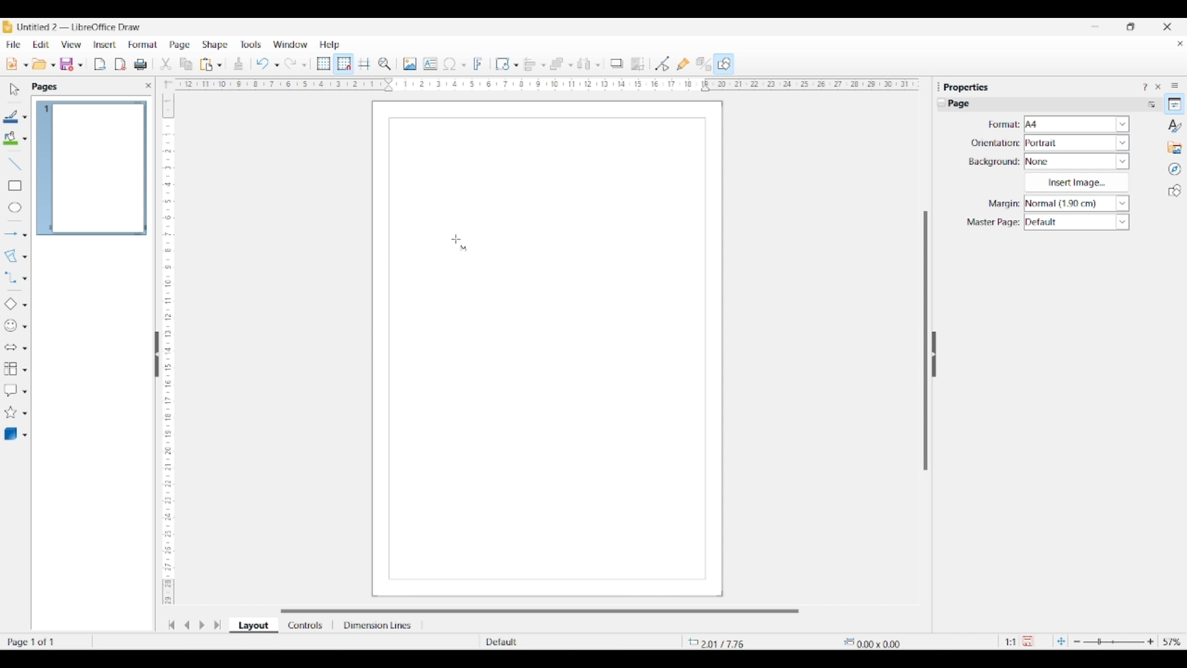  I want to click on Page, so click(180, 46).